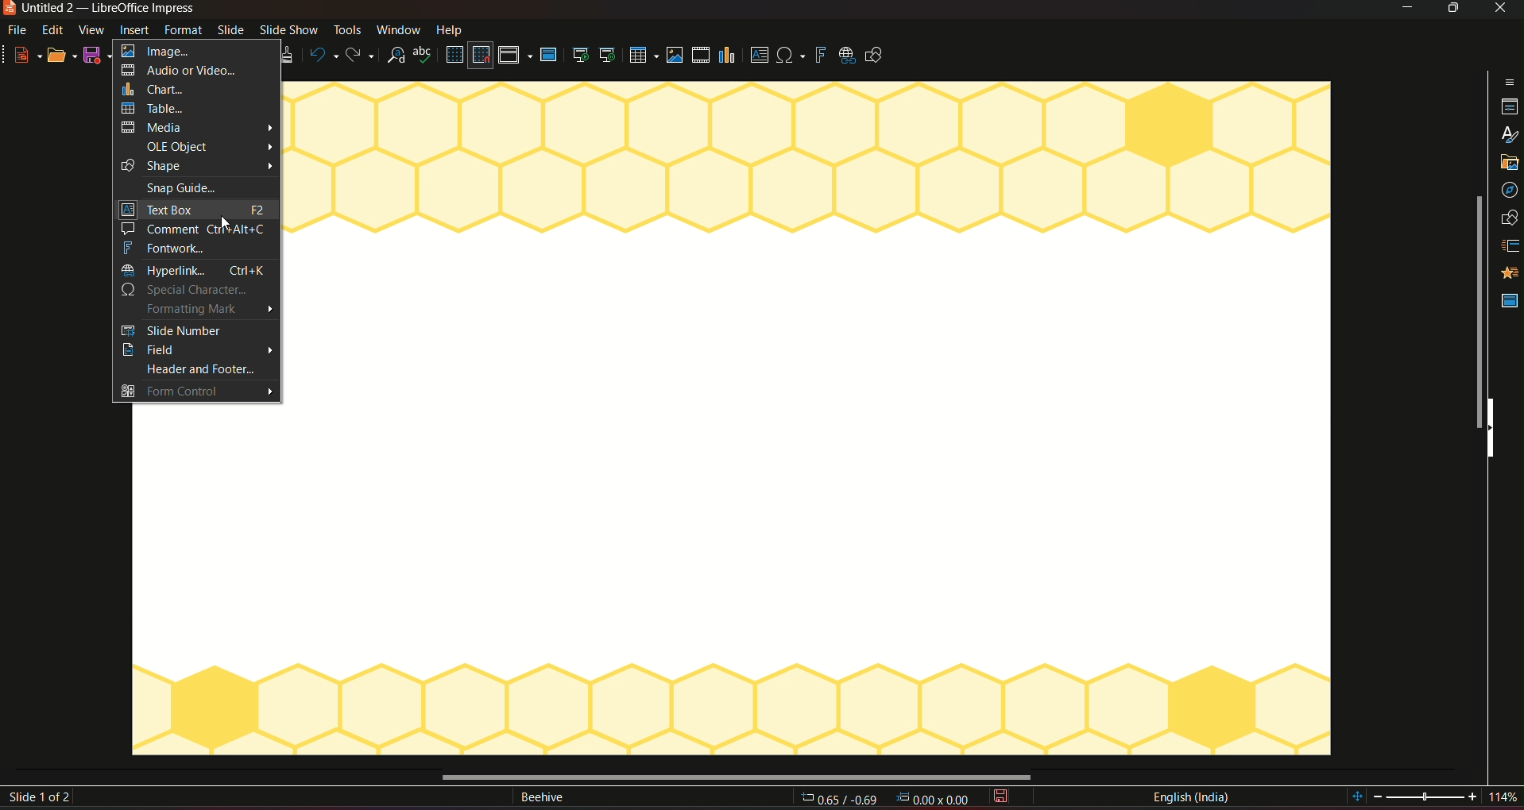  I want to click on special character, so click(192, 291).